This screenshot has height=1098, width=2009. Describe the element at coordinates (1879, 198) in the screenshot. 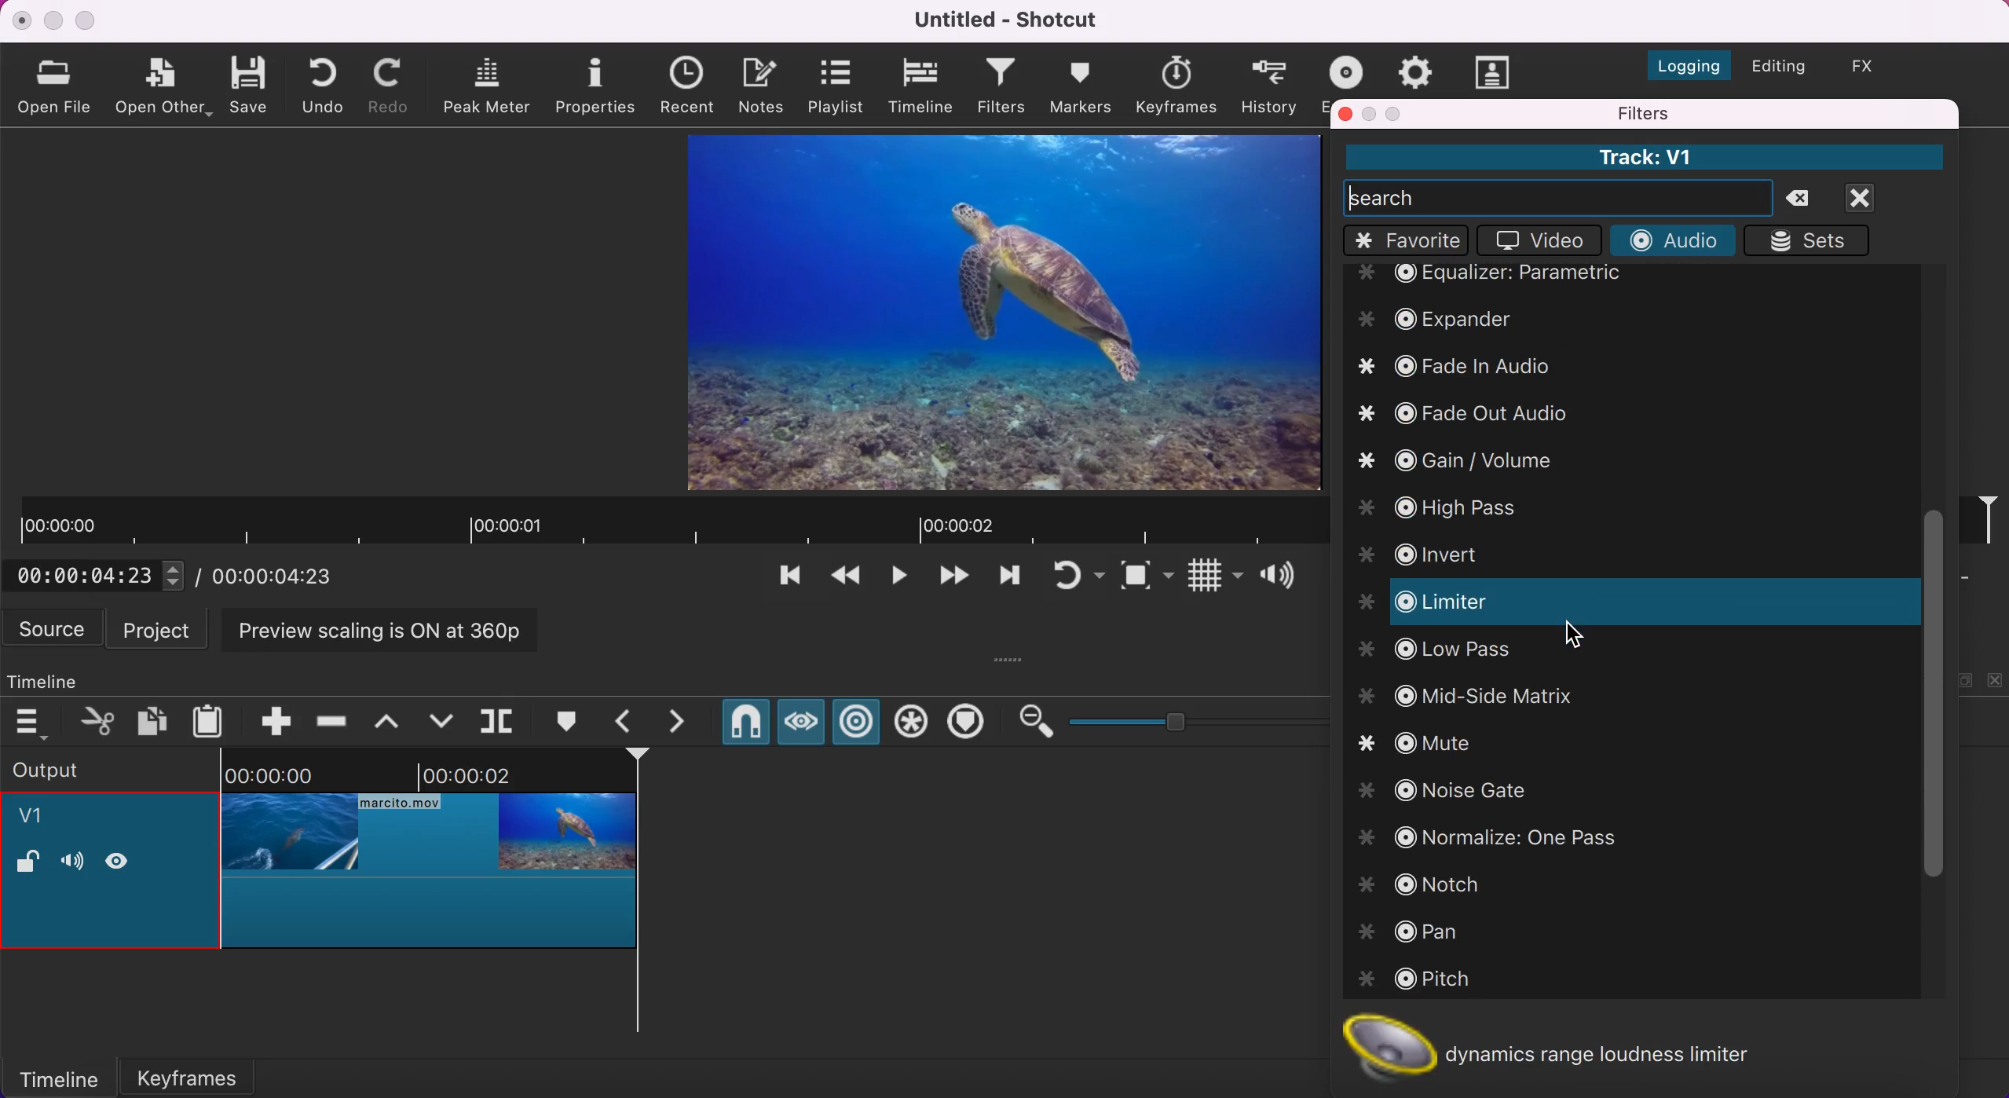

I see `close` at that location.